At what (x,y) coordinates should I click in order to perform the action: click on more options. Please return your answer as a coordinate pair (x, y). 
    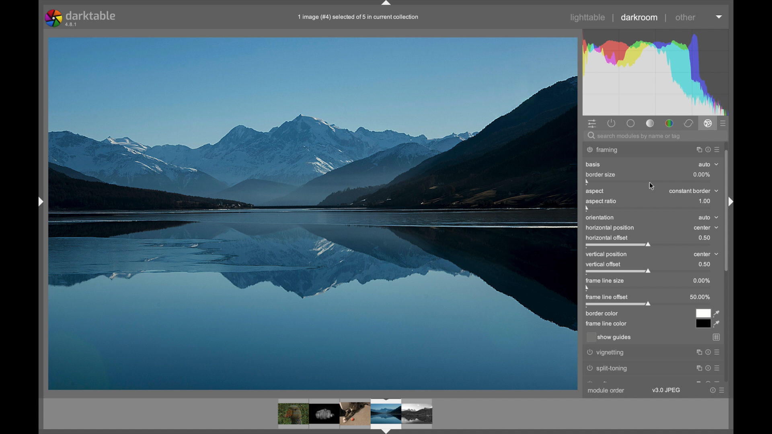
    Looking at the image, I should click on (720, 17).